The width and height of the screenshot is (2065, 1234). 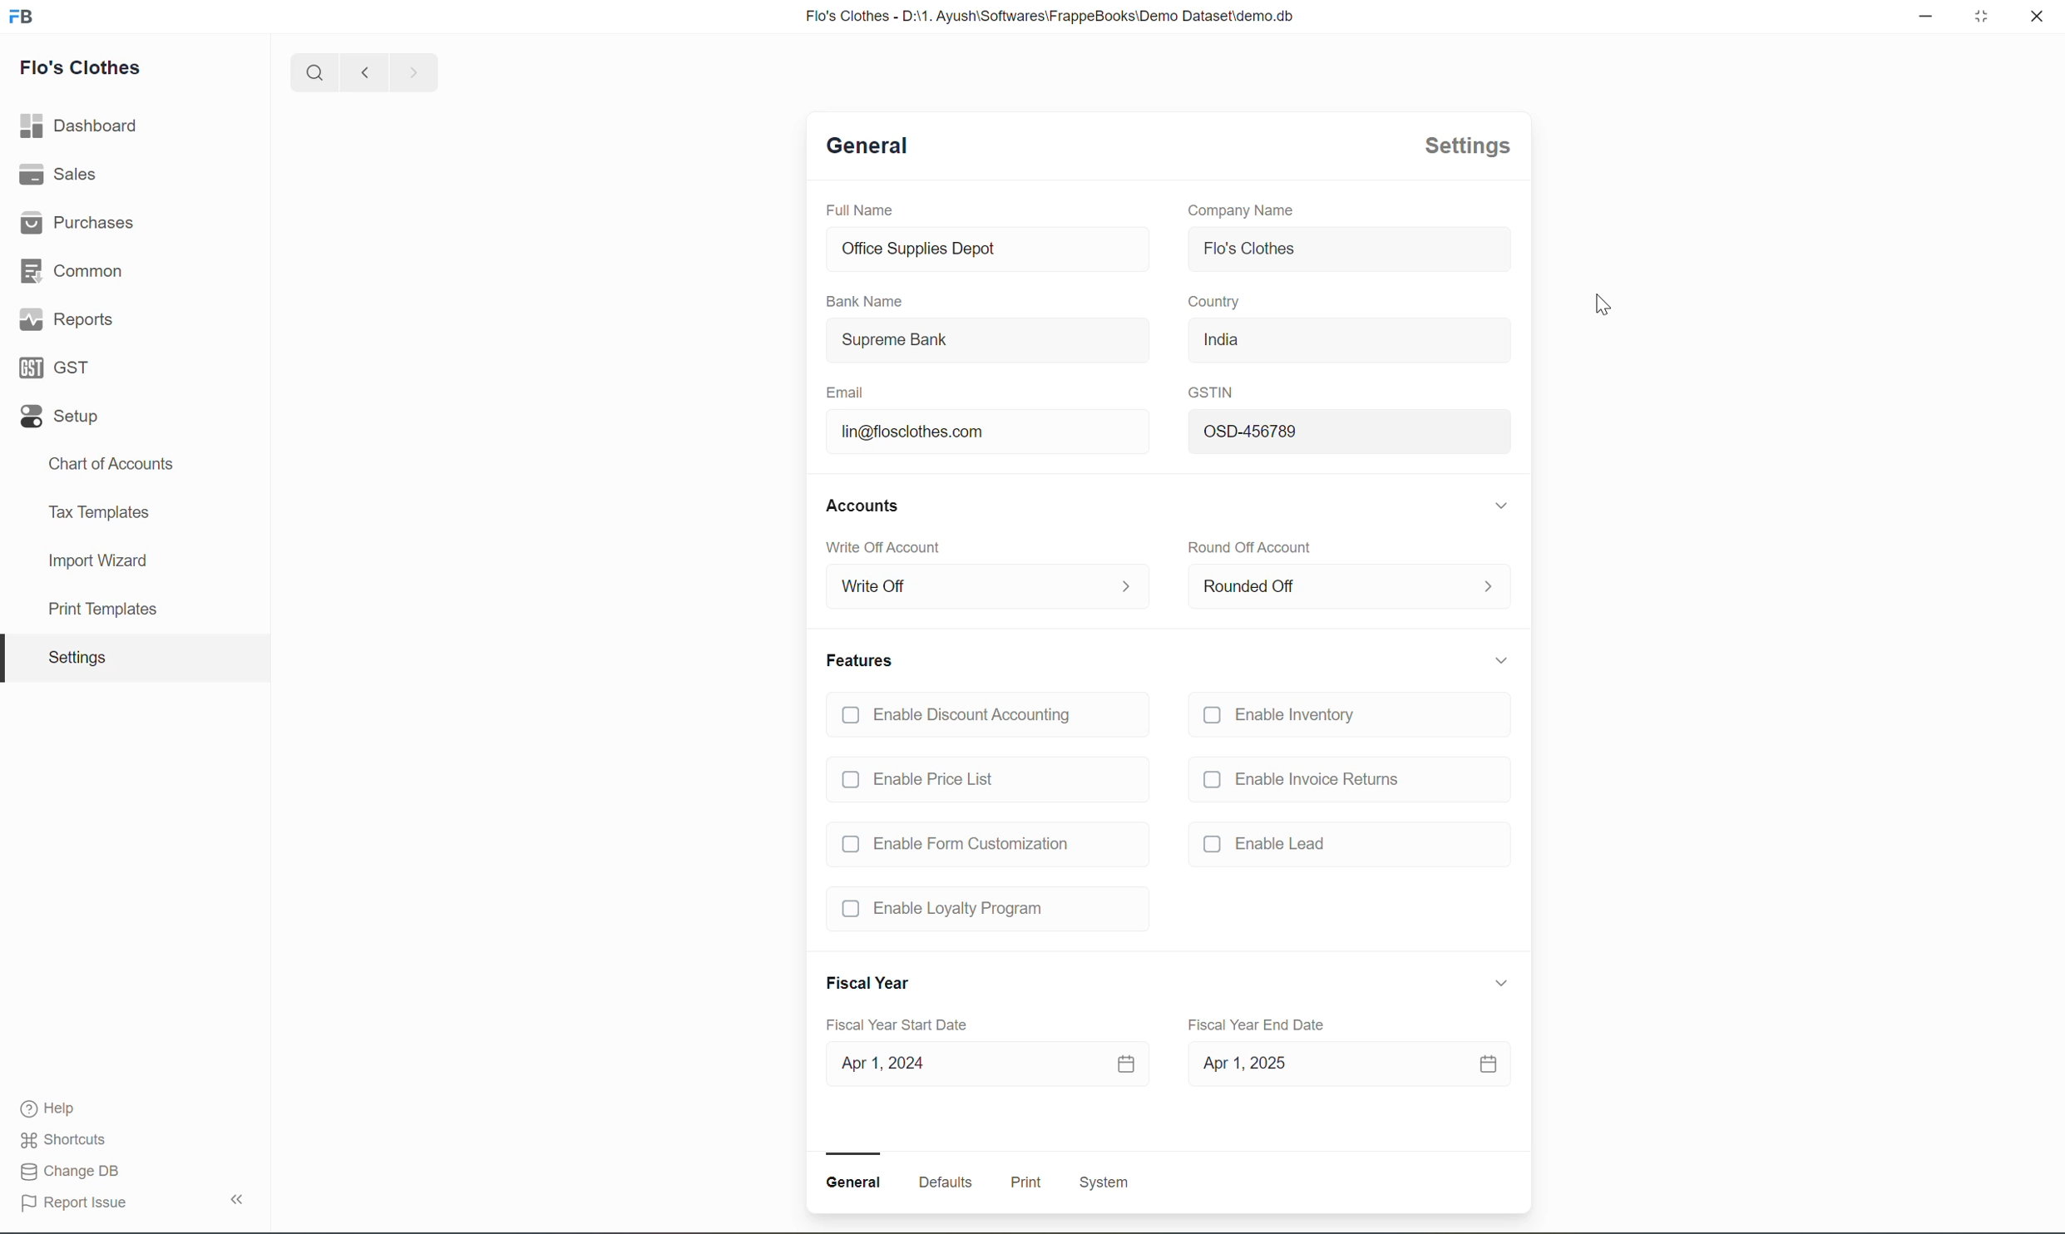 I want to click on Report Issue, so click(x=72, y=1202).